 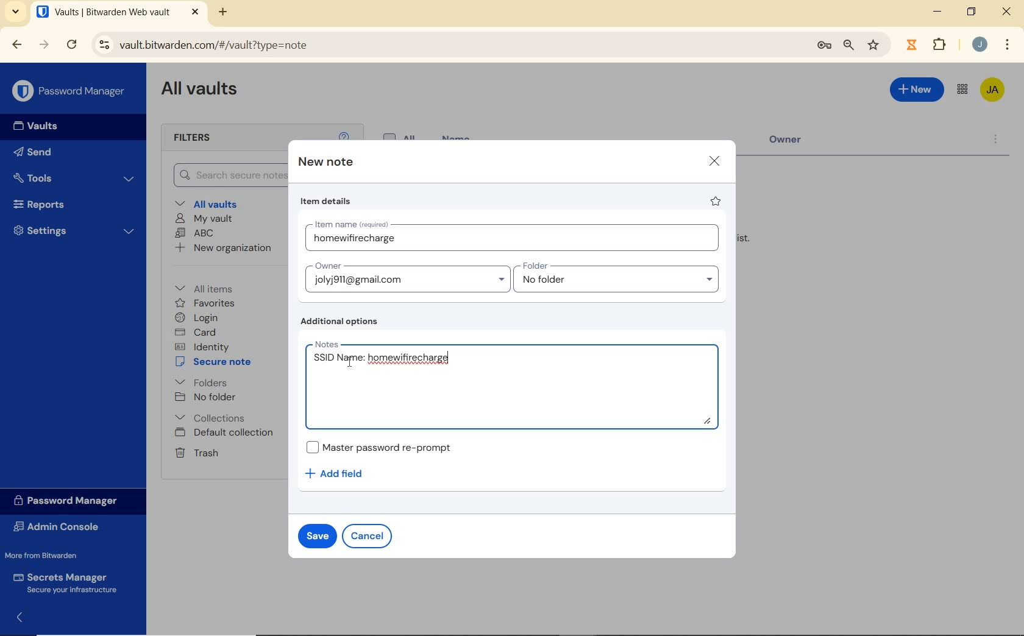 What do you see at coordinates (917, 92) in the screenshot?
I see `New` at bounding box center [917, 92].